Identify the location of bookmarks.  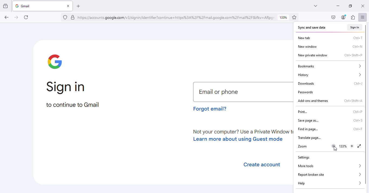
(329, 66).